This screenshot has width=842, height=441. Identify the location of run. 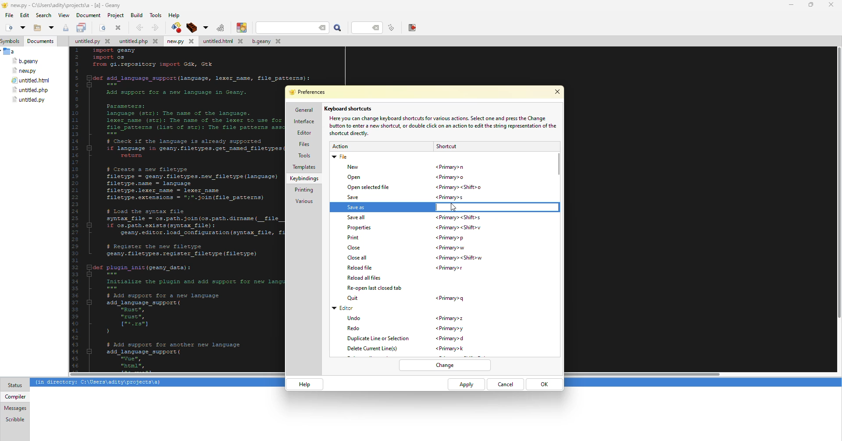
(219, 28).